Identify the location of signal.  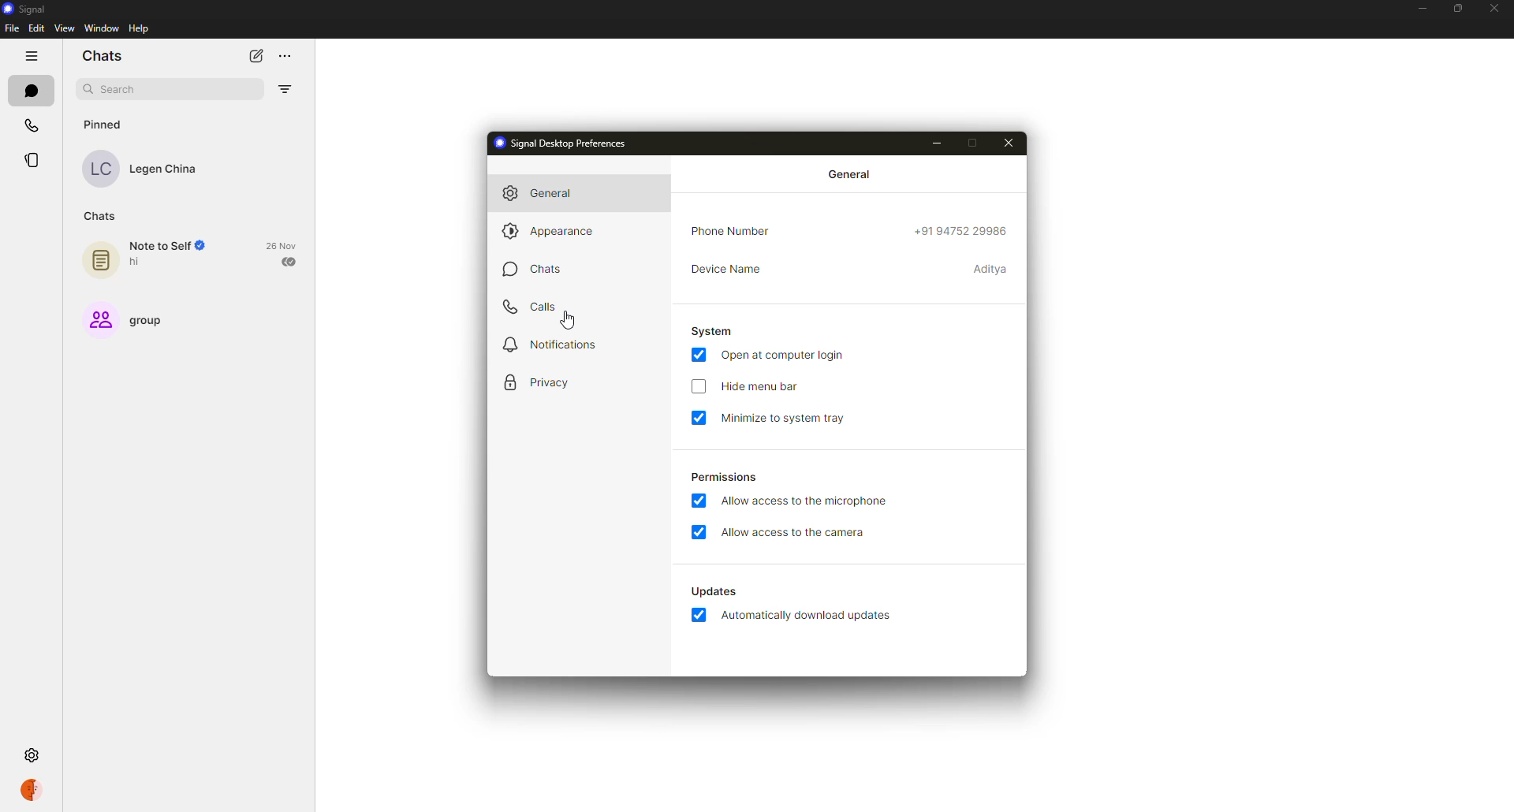
(27, 8).